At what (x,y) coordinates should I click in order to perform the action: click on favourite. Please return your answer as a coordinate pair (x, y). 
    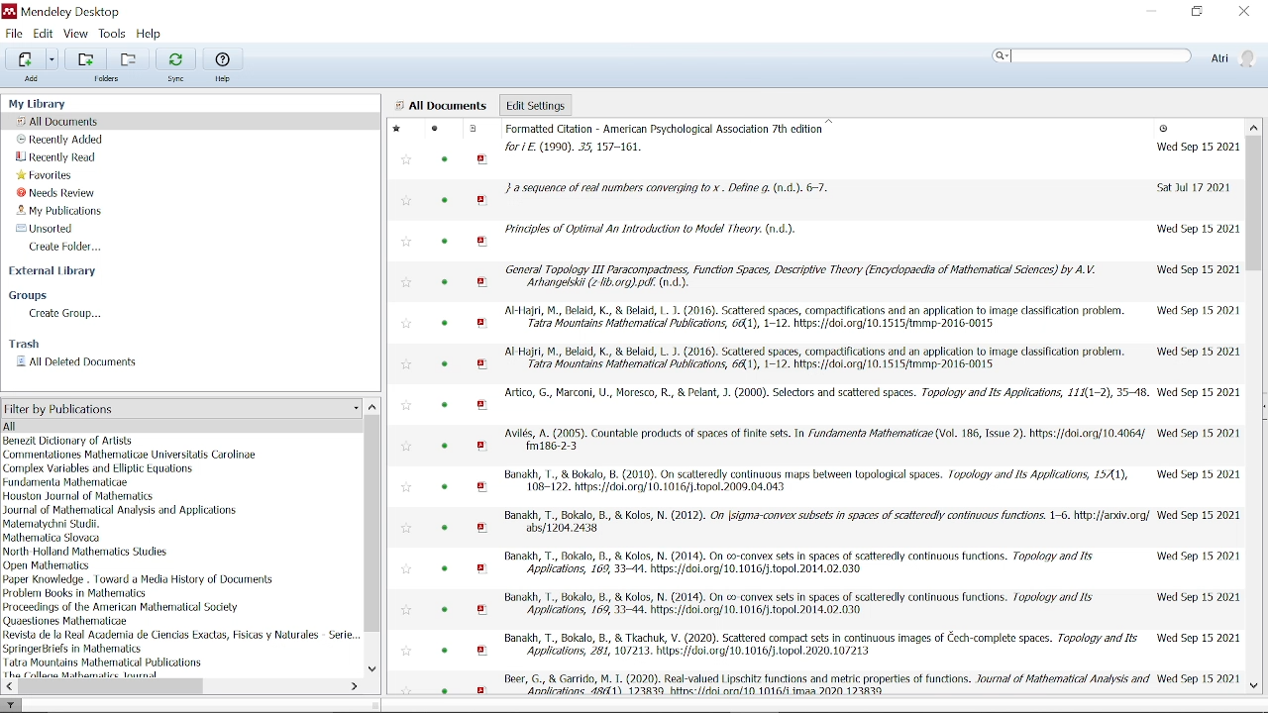
    Looking at the image, I should click on (406, 448).